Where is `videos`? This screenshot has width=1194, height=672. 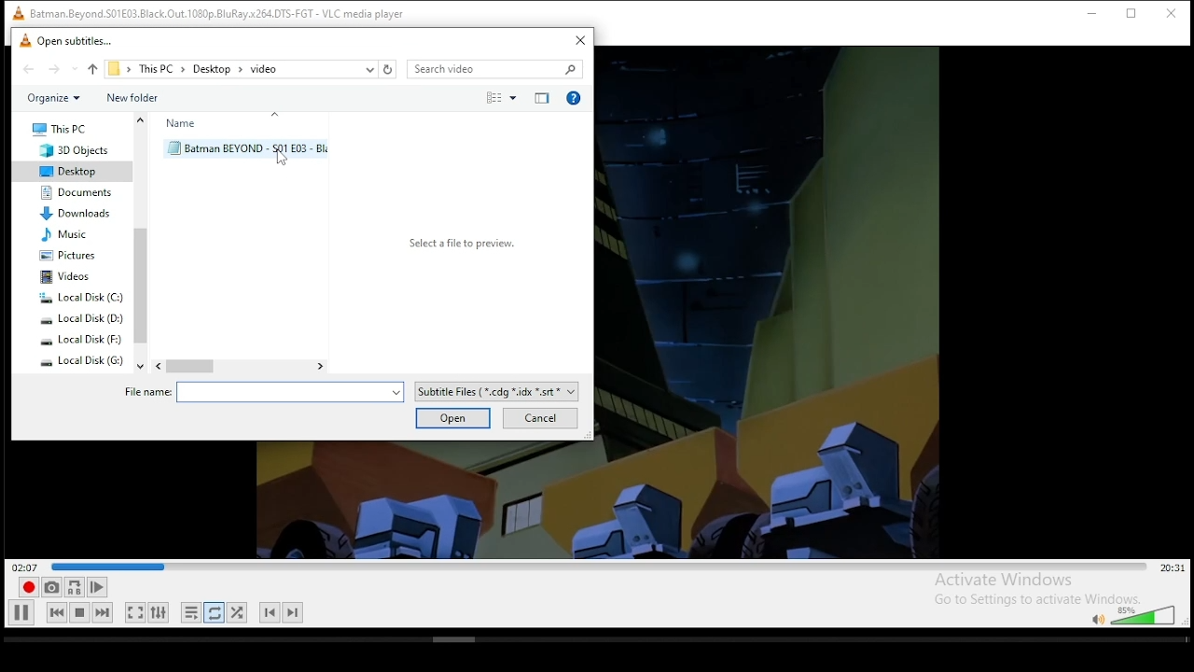 videos is located at coordinates (65, 276).